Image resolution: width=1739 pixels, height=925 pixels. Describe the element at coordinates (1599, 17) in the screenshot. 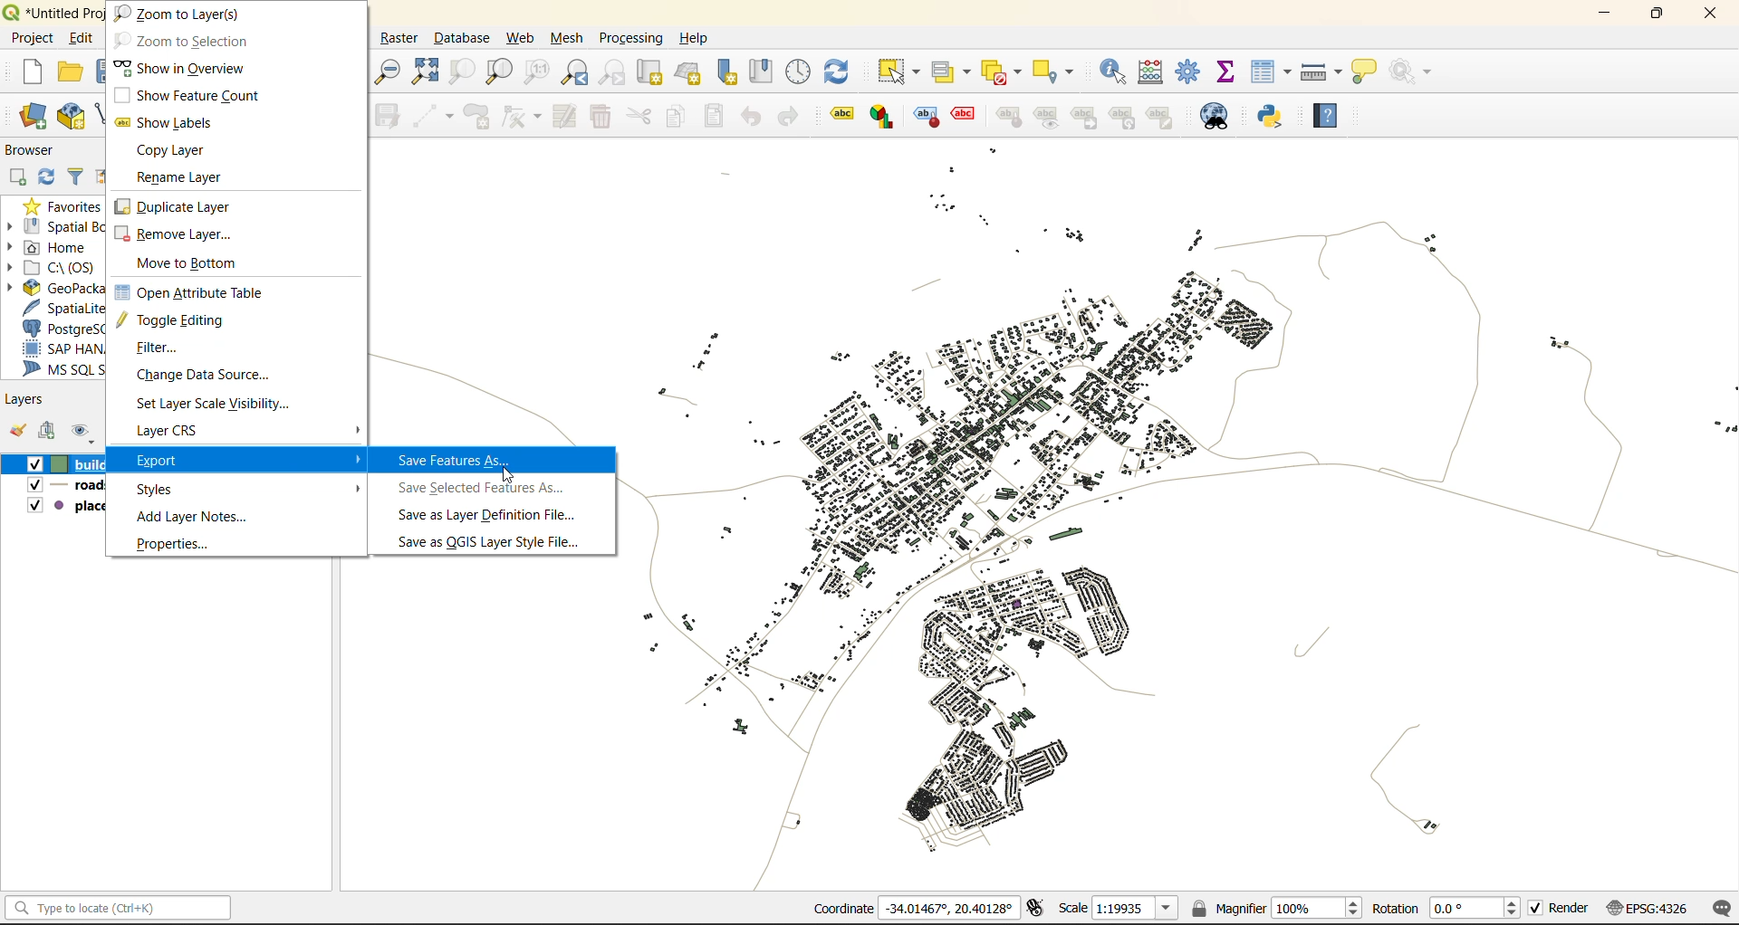

I see `minimize` at that location.